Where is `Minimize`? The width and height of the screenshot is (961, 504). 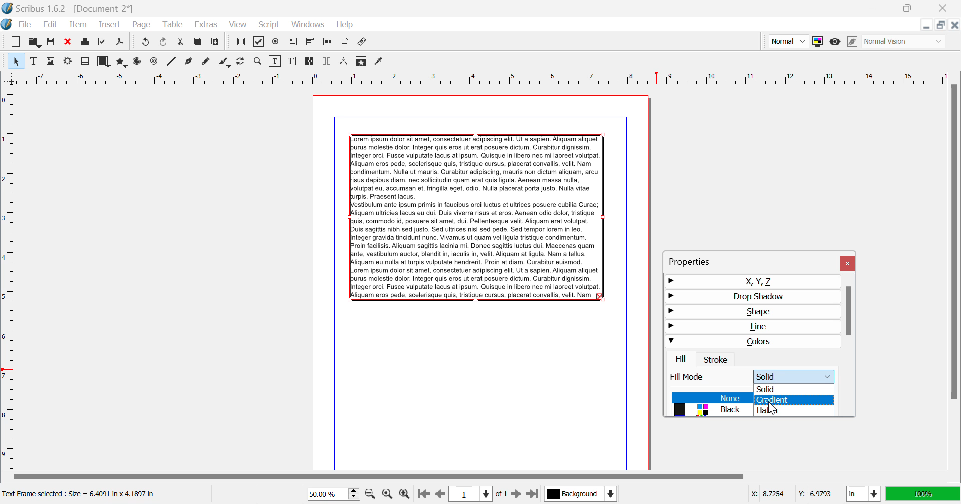 Minimize is located at coordinates (910, 8).